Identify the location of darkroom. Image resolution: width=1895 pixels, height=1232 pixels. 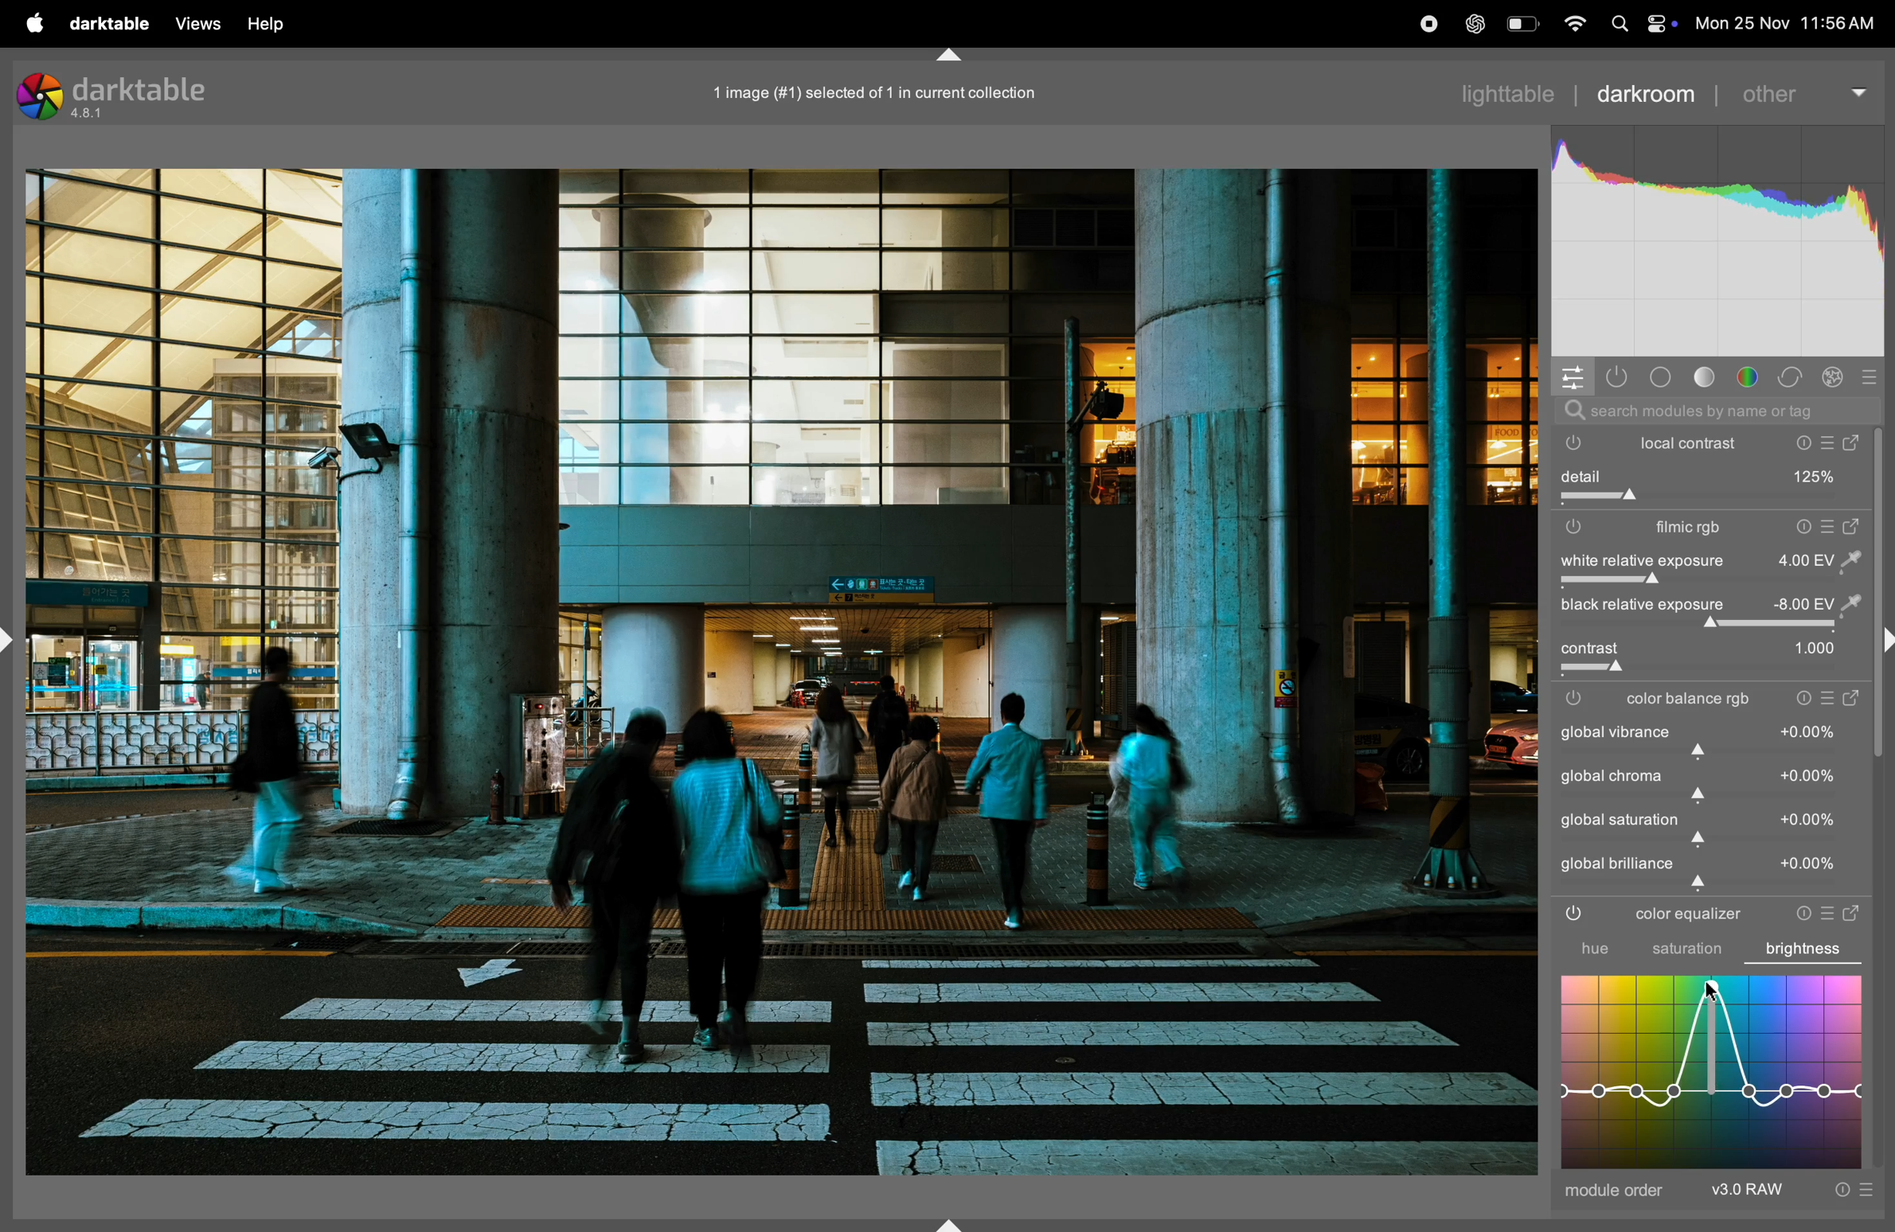
(1646, 92).